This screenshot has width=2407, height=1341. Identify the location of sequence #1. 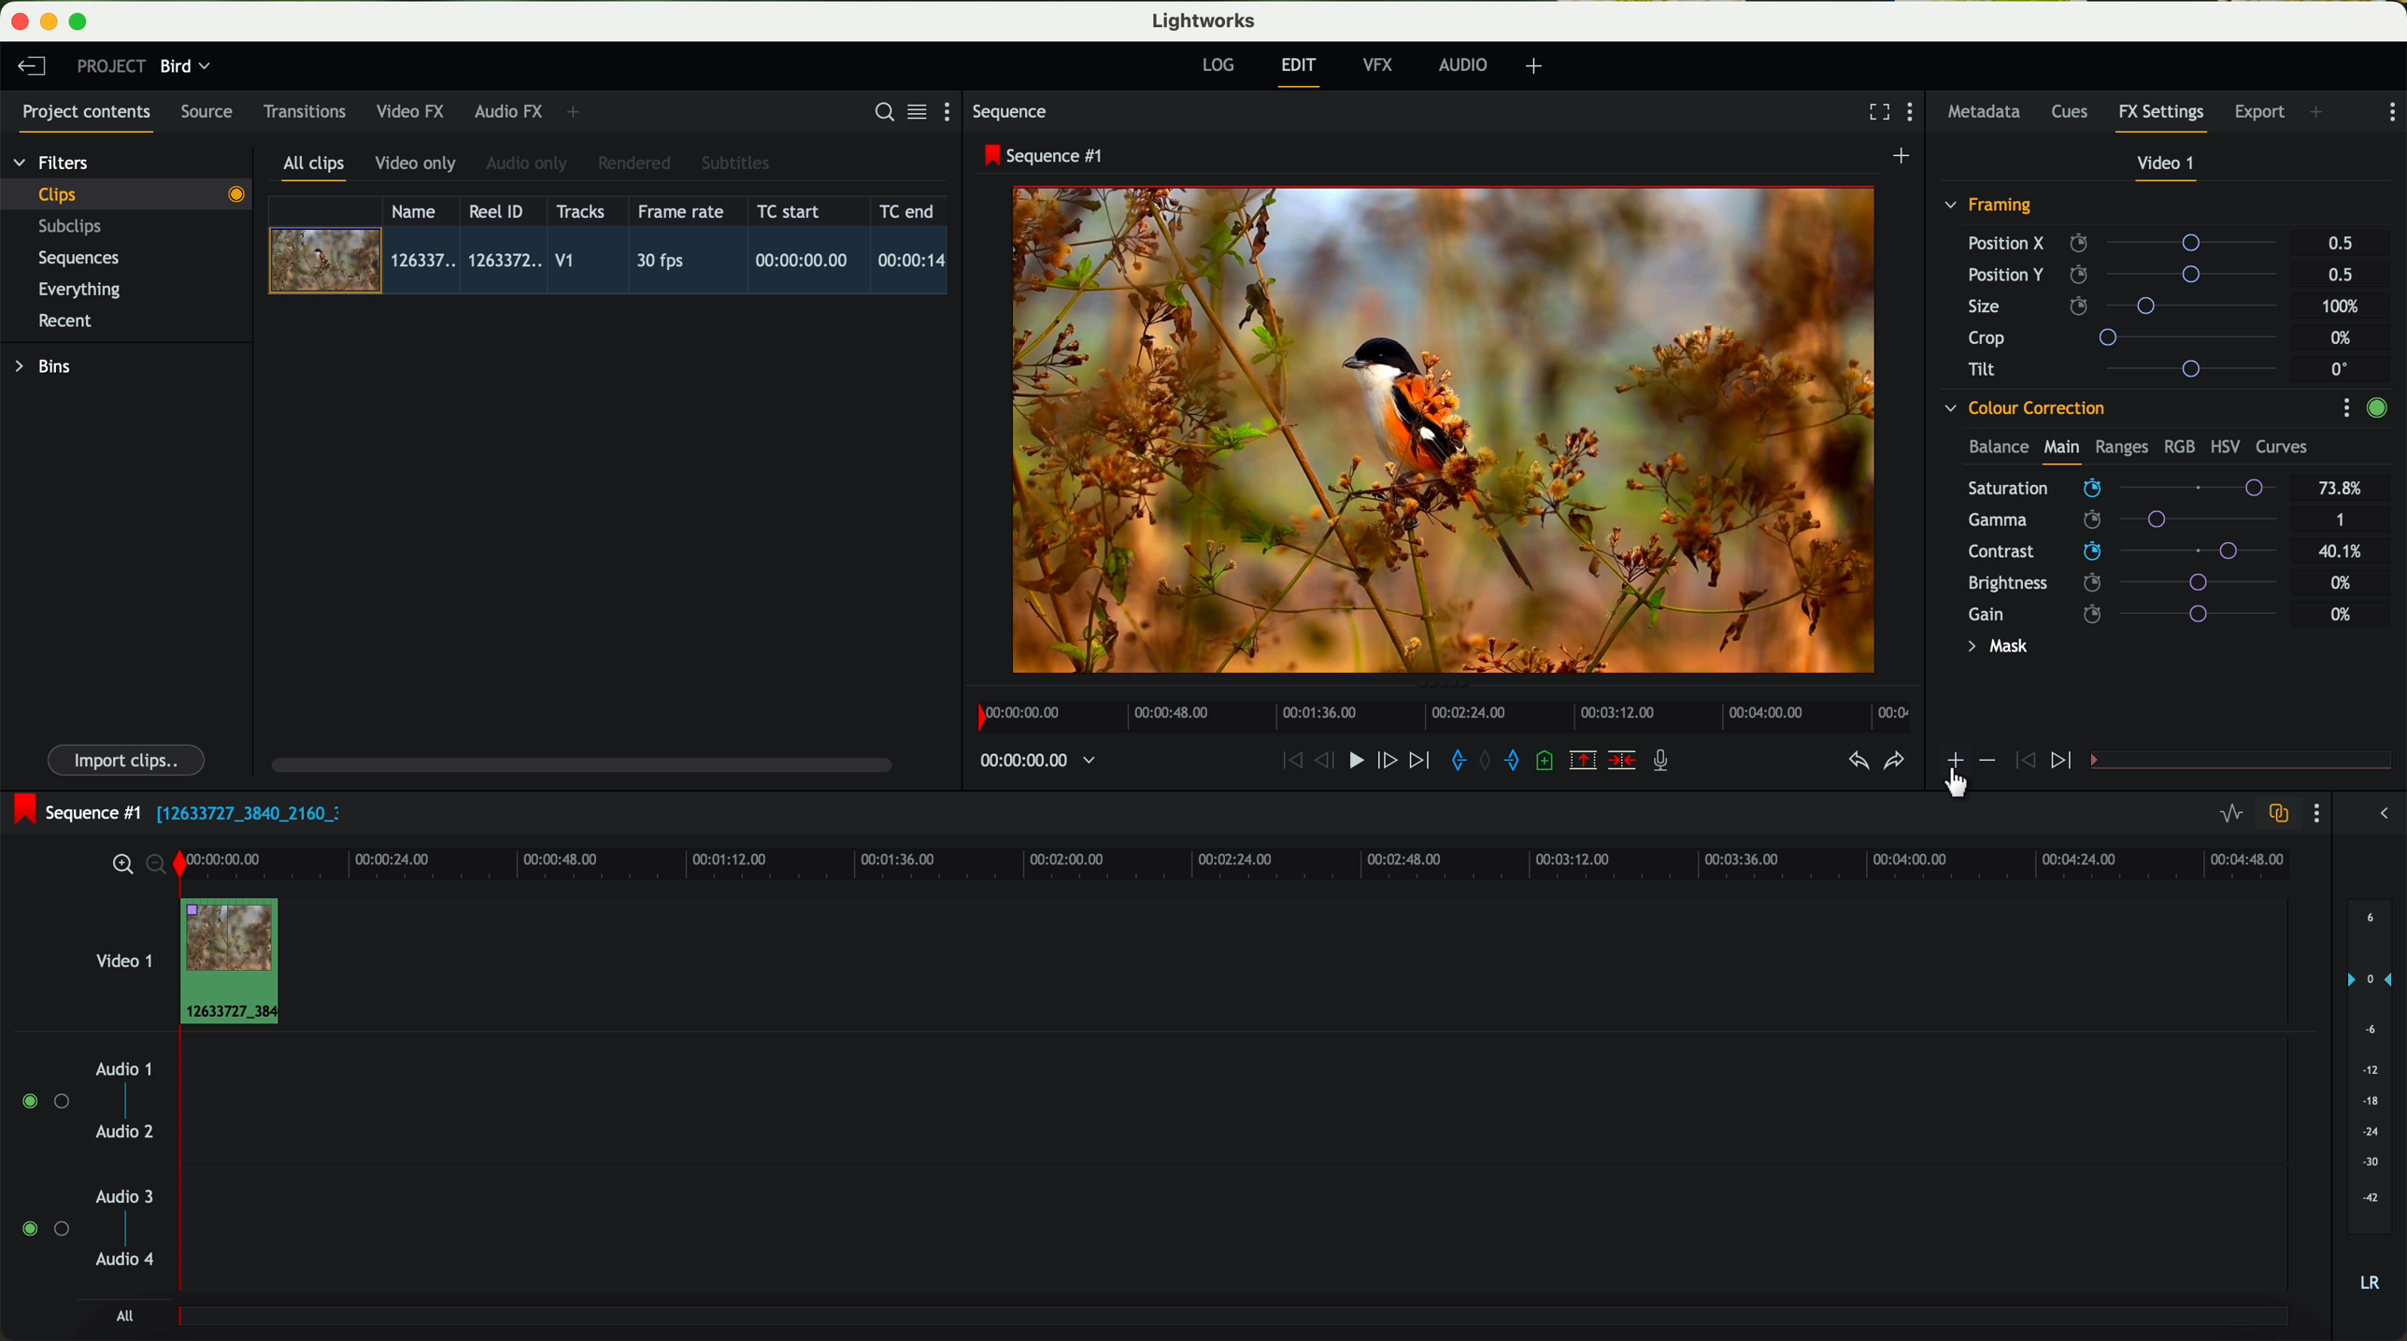
(1046, 155).